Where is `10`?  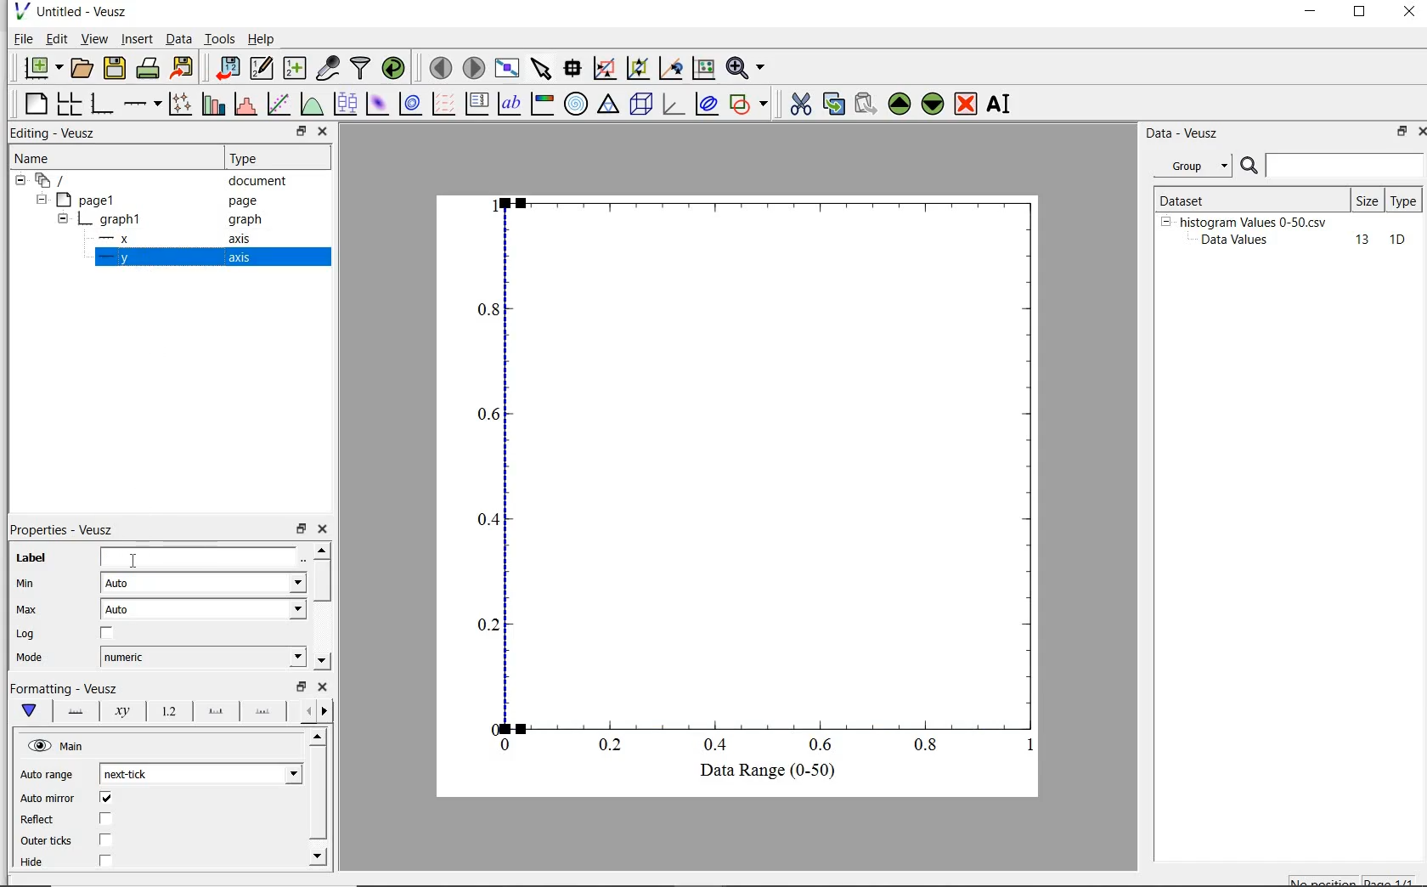
10 is located at coordinates (1397, 240).